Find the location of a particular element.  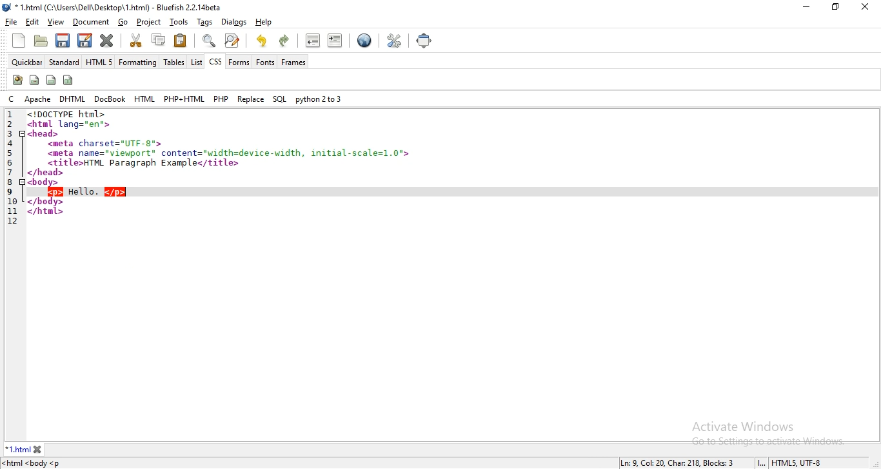

</head> is located at coordinates (46, 173).